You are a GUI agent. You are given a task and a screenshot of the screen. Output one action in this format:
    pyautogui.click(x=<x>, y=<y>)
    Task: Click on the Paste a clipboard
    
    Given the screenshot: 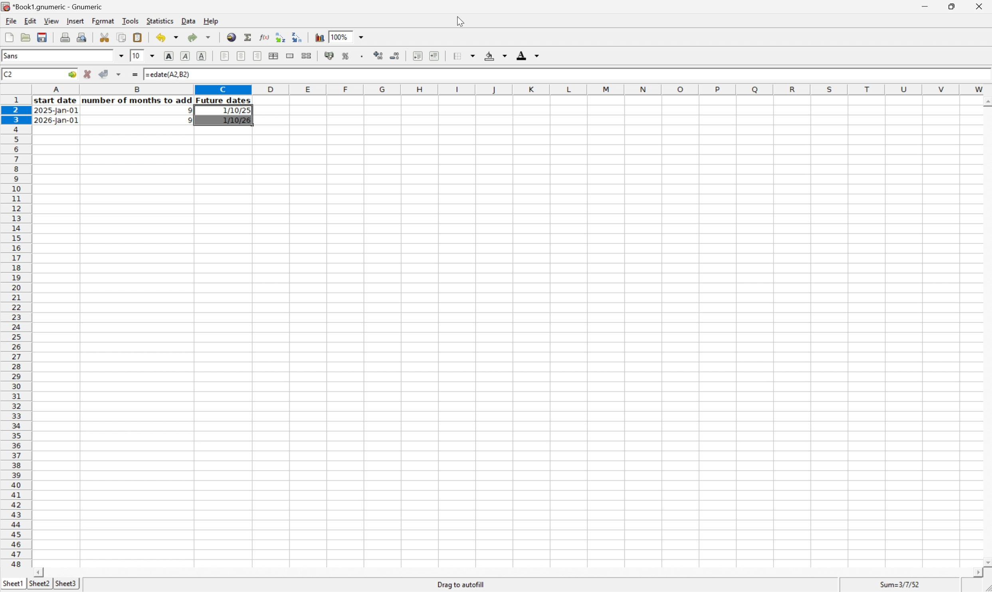 What is the action you would take?
    pyautogui.click(x=139, y=37)
    